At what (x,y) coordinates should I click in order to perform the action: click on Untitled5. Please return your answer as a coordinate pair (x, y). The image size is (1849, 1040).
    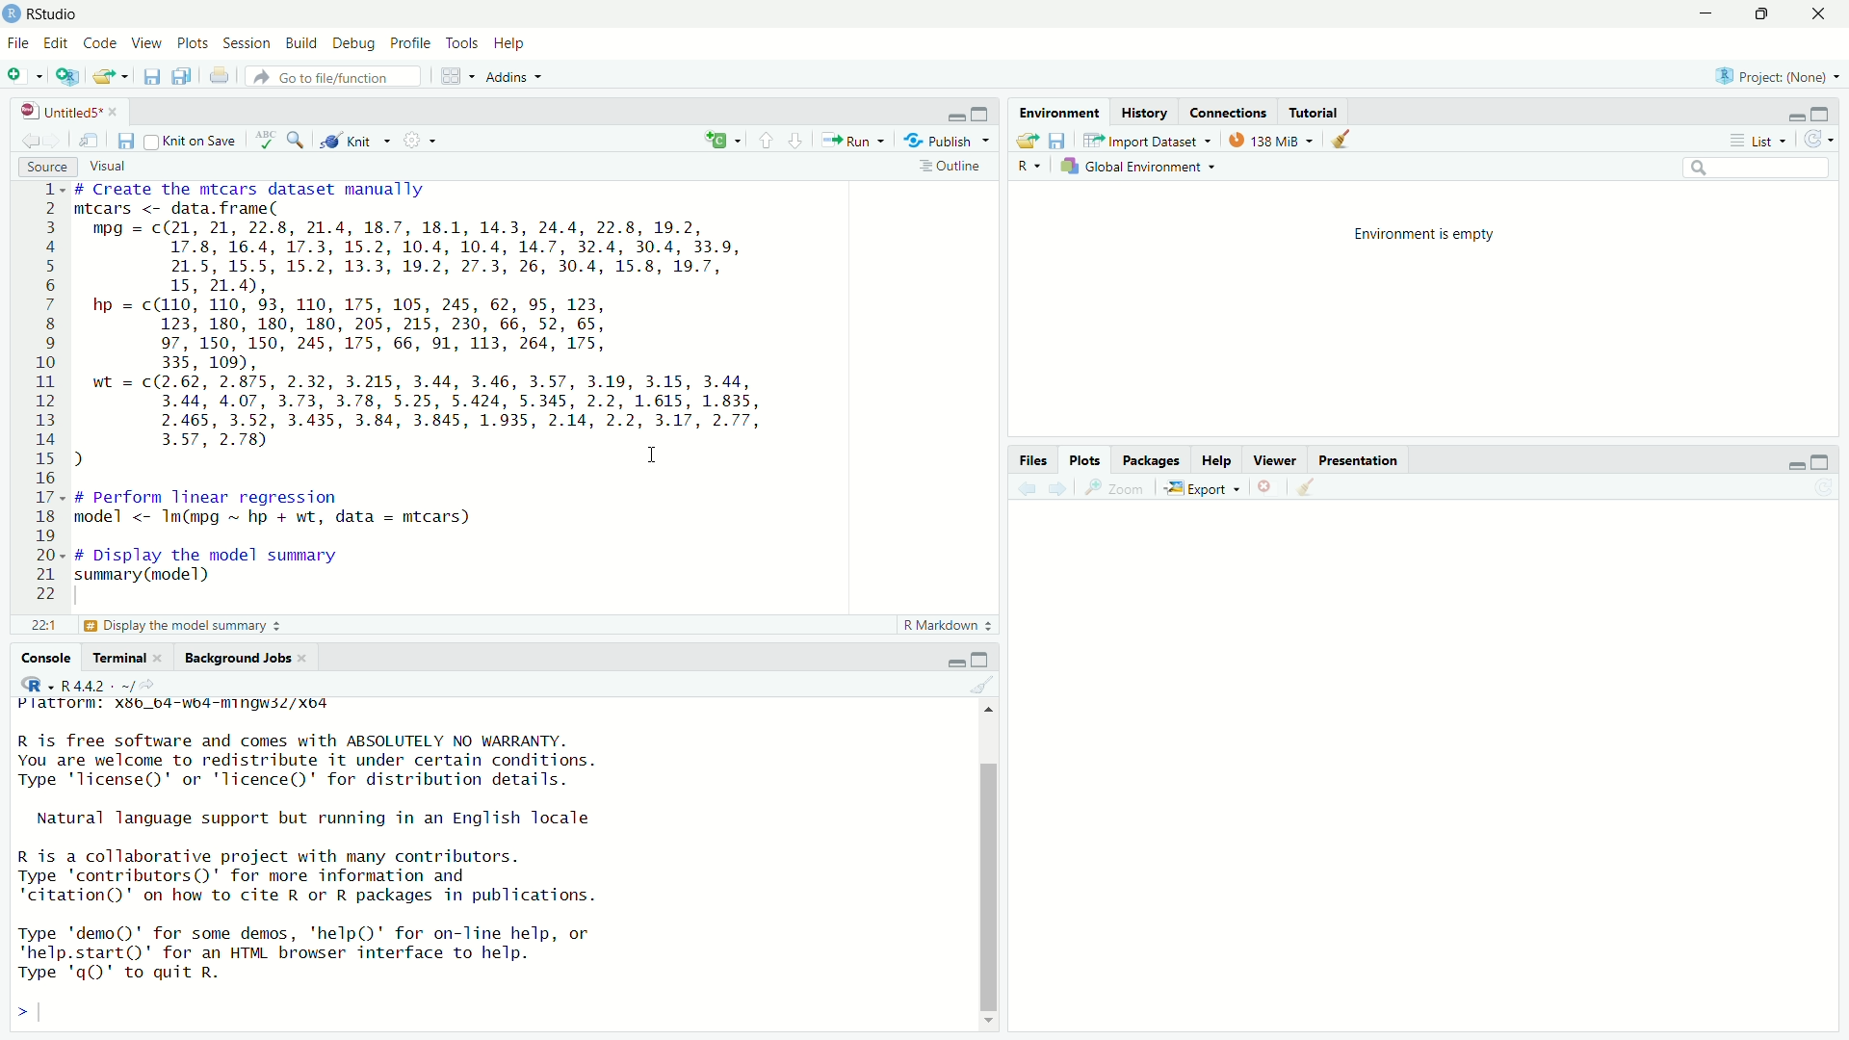
    Looking at the image, I should click on (62, 112).